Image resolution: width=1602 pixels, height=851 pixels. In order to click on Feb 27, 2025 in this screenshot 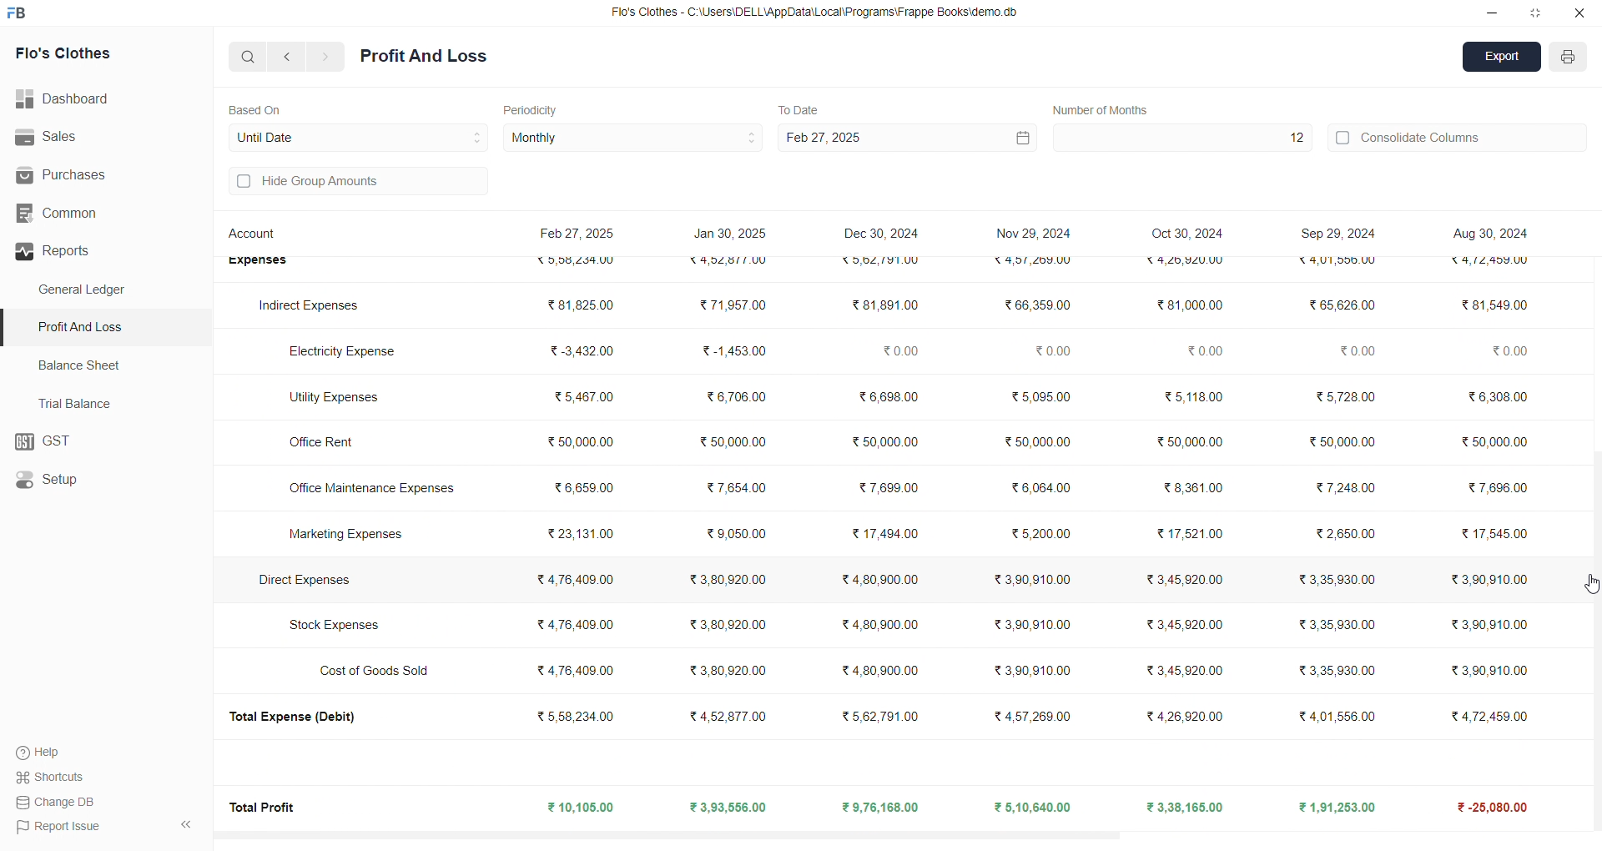, I will do `click(580, 235)`.